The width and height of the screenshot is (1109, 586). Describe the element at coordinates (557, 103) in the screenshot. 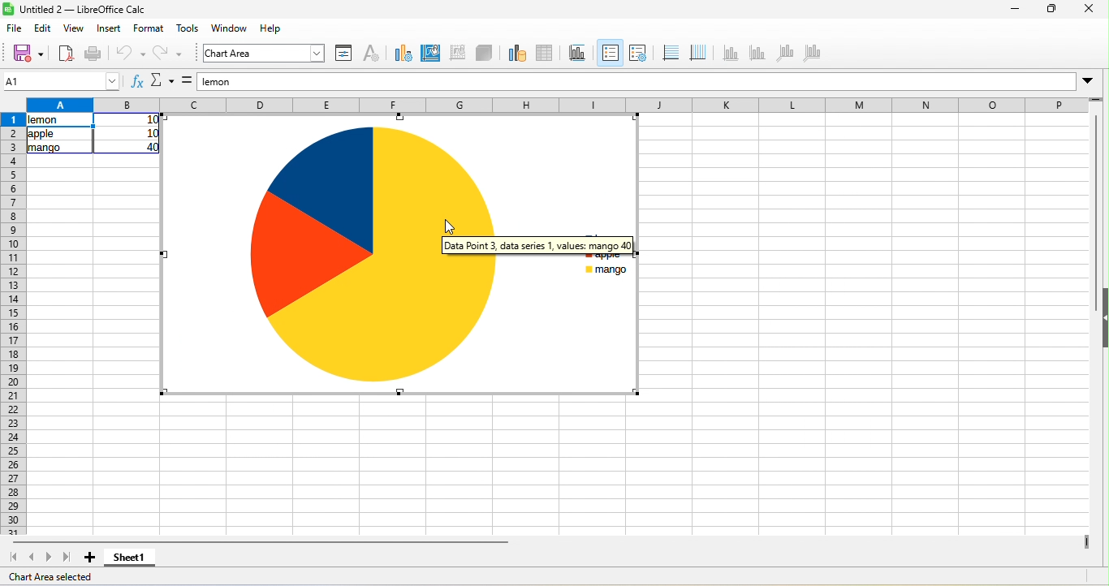

I see `column headings` at that location.